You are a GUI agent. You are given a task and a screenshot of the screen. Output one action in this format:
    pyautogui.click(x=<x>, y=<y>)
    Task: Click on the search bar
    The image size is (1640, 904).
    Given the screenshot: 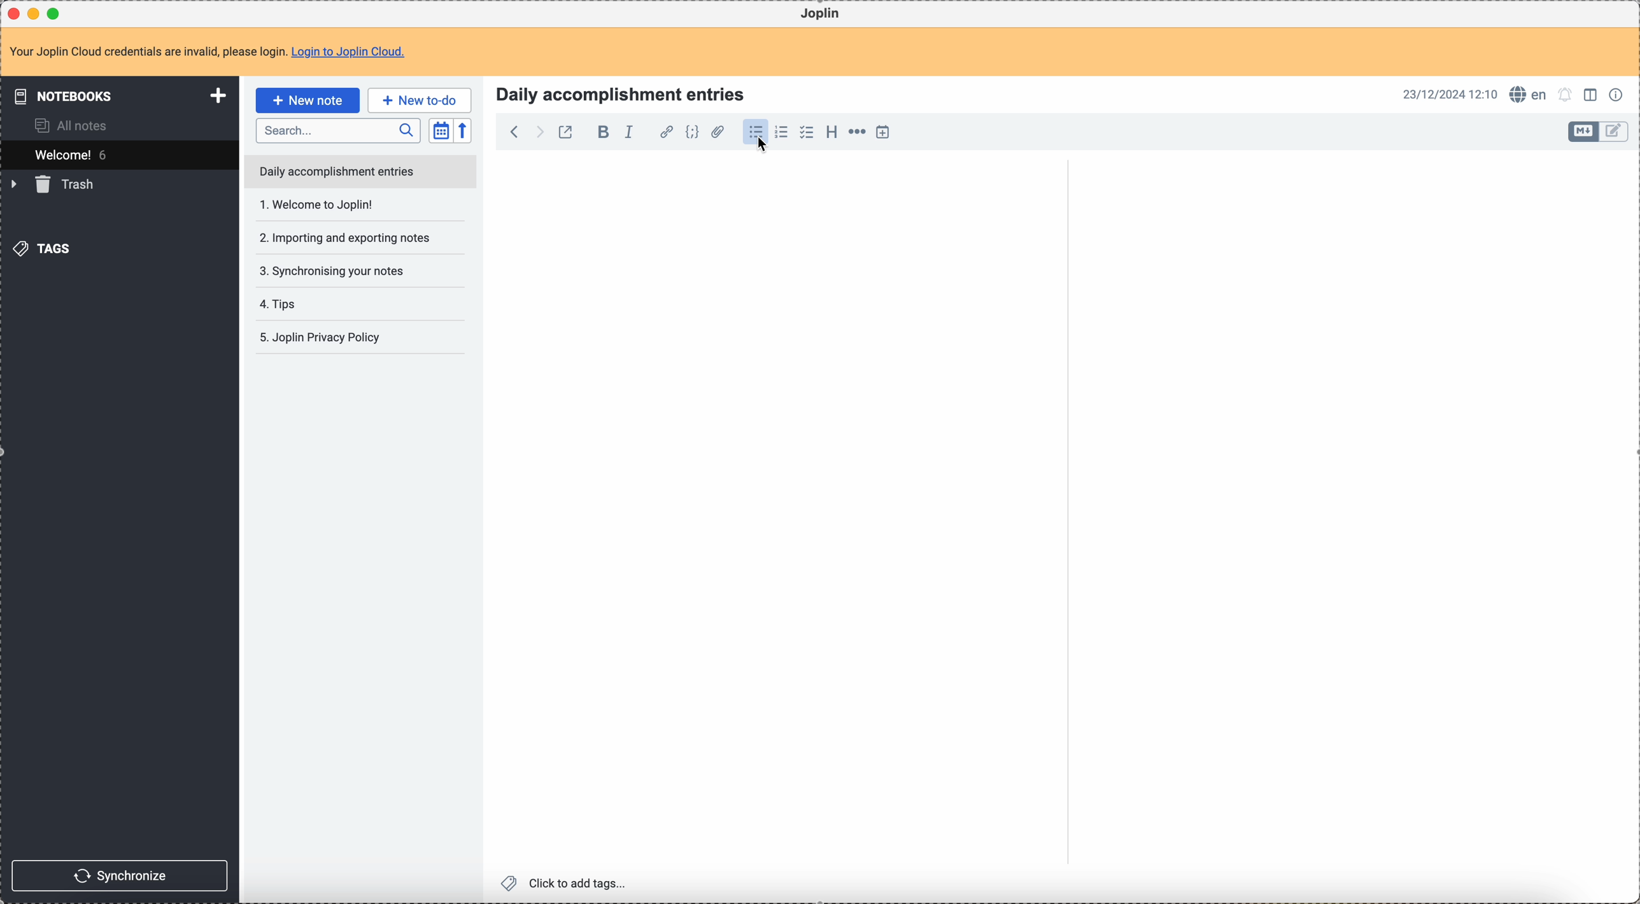 What is the action you would take?
    pyautogui.click(x=337, y=129)
    